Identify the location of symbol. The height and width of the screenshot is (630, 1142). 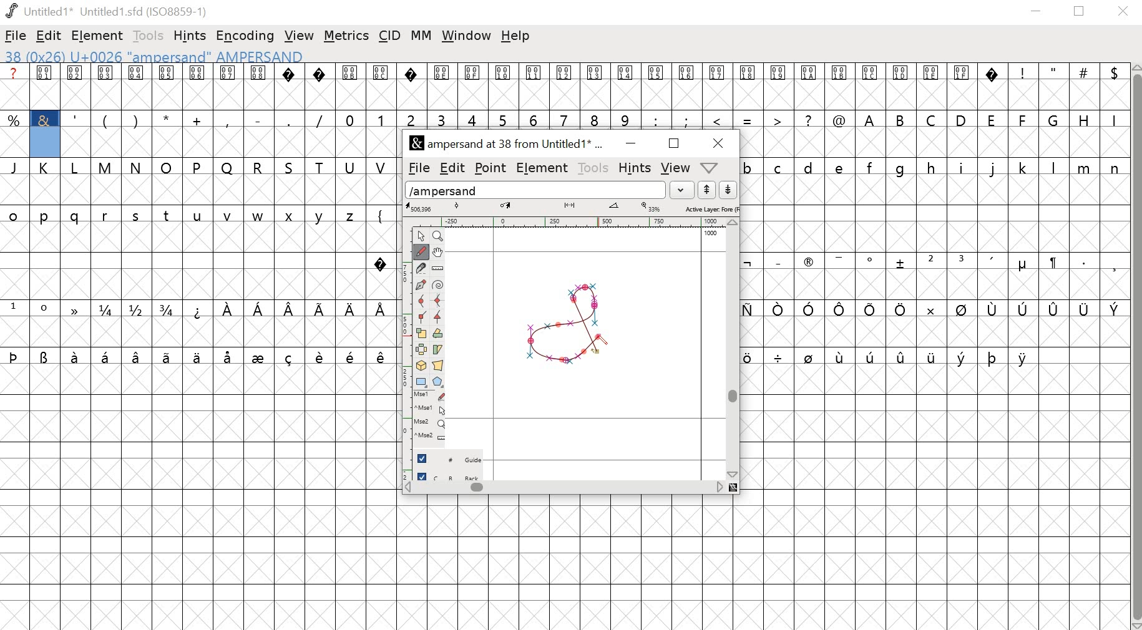
(843, 309).